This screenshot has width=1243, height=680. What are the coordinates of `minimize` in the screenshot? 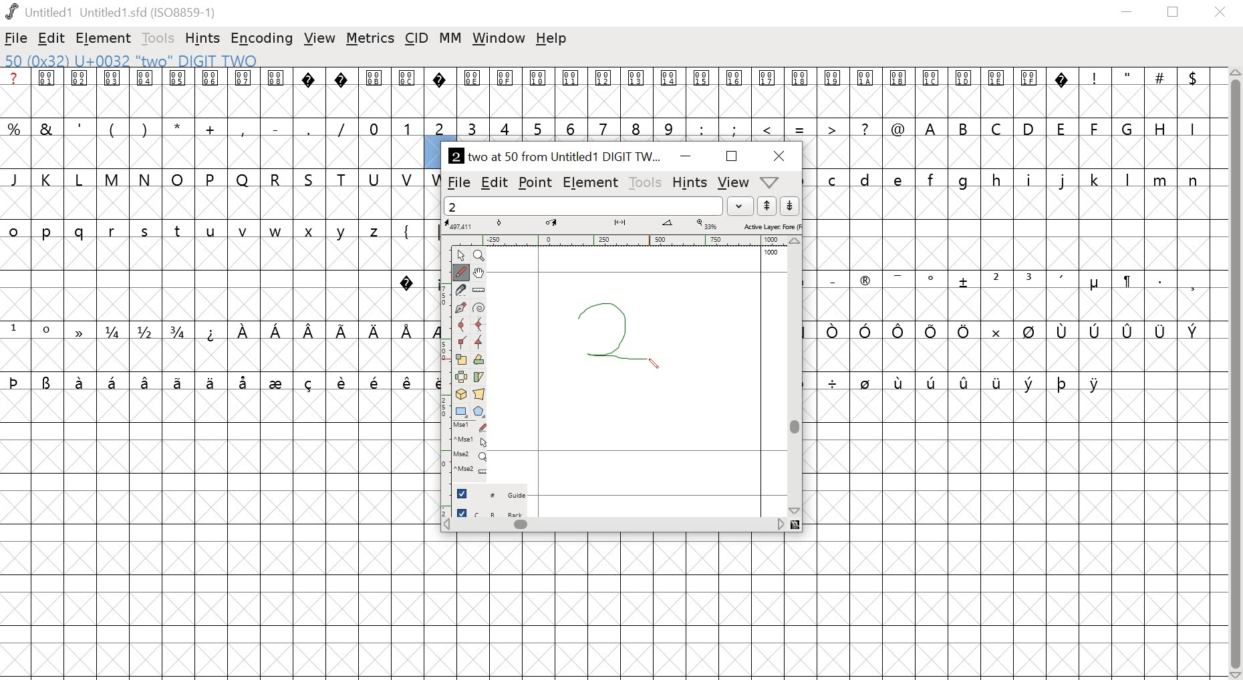 It's located at (1127, 13).